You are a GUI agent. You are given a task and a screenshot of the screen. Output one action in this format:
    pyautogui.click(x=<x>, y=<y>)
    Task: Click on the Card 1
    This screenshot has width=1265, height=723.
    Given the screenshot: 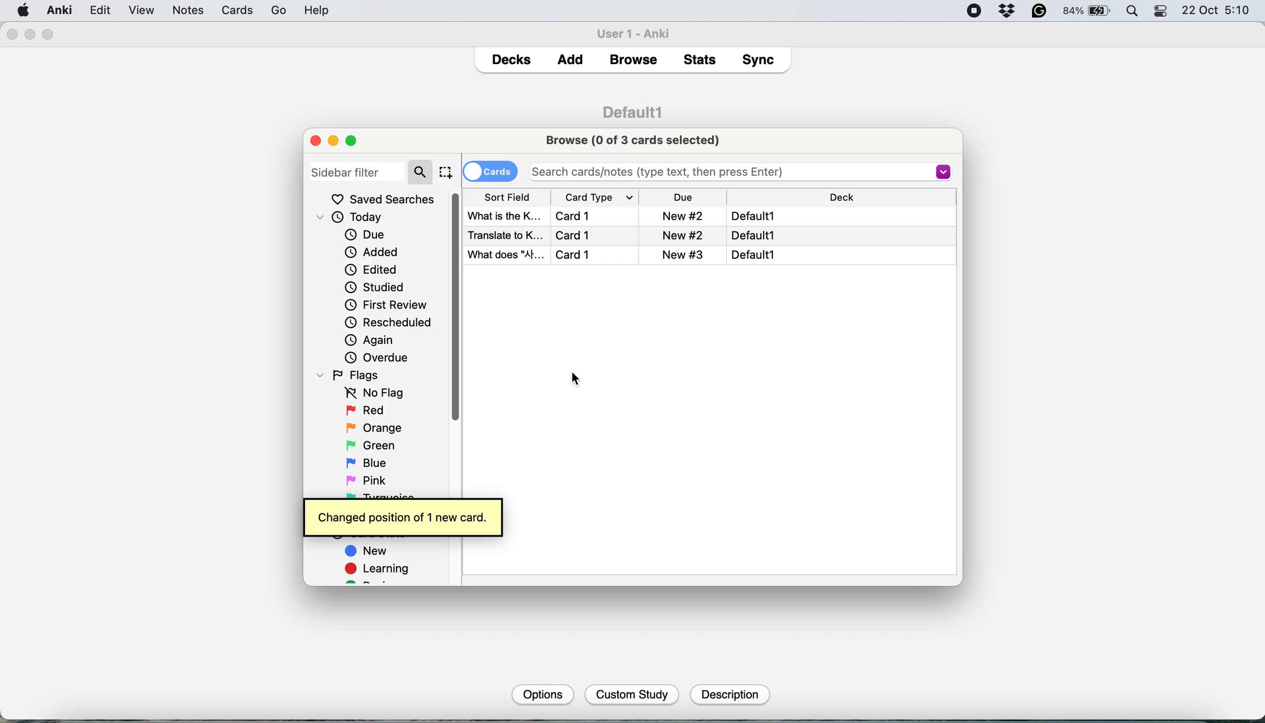 What is the action you would take?
    pyautogui.click(x=577, y=216)
    